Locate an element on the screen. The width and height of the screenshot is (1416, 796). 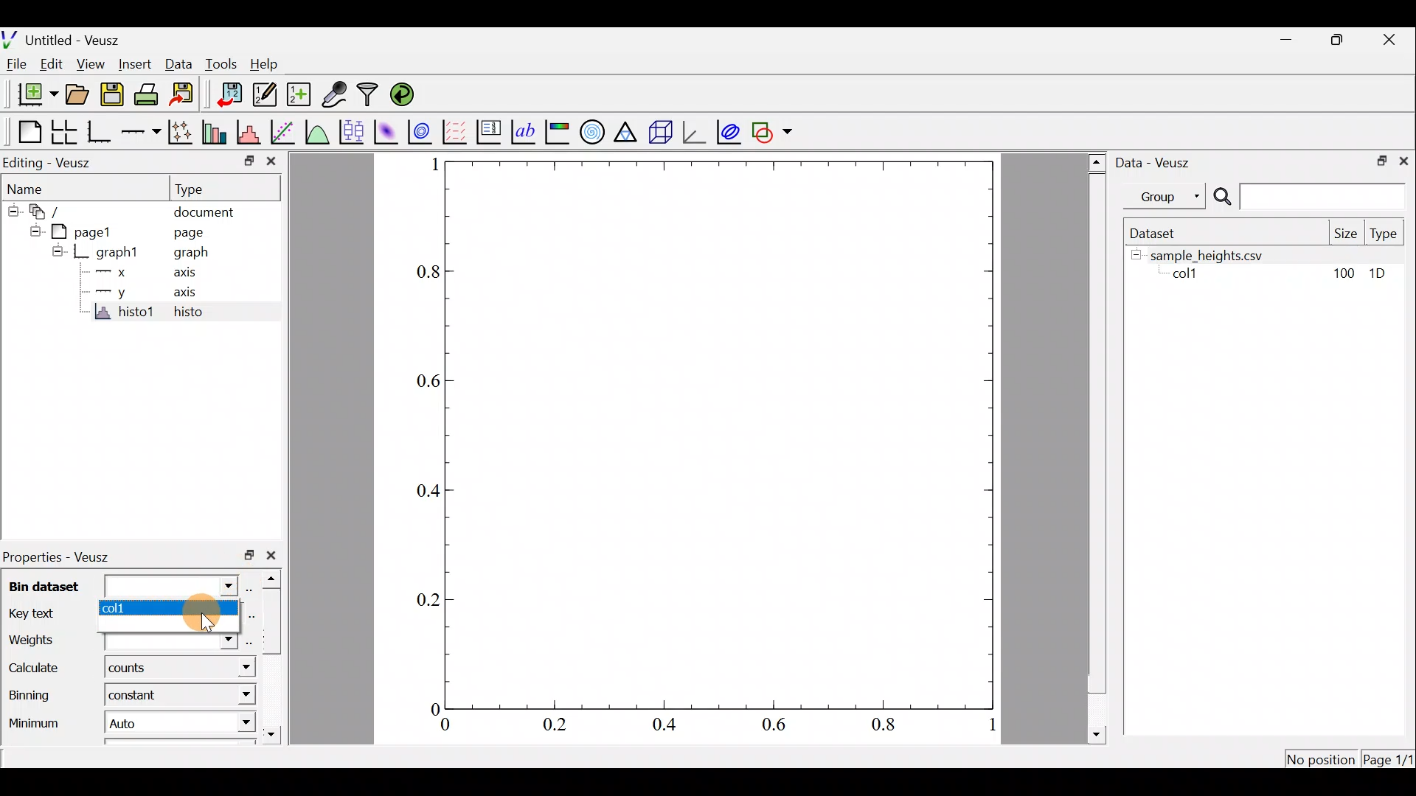
capture remote data is located at coordinates (333, 94).